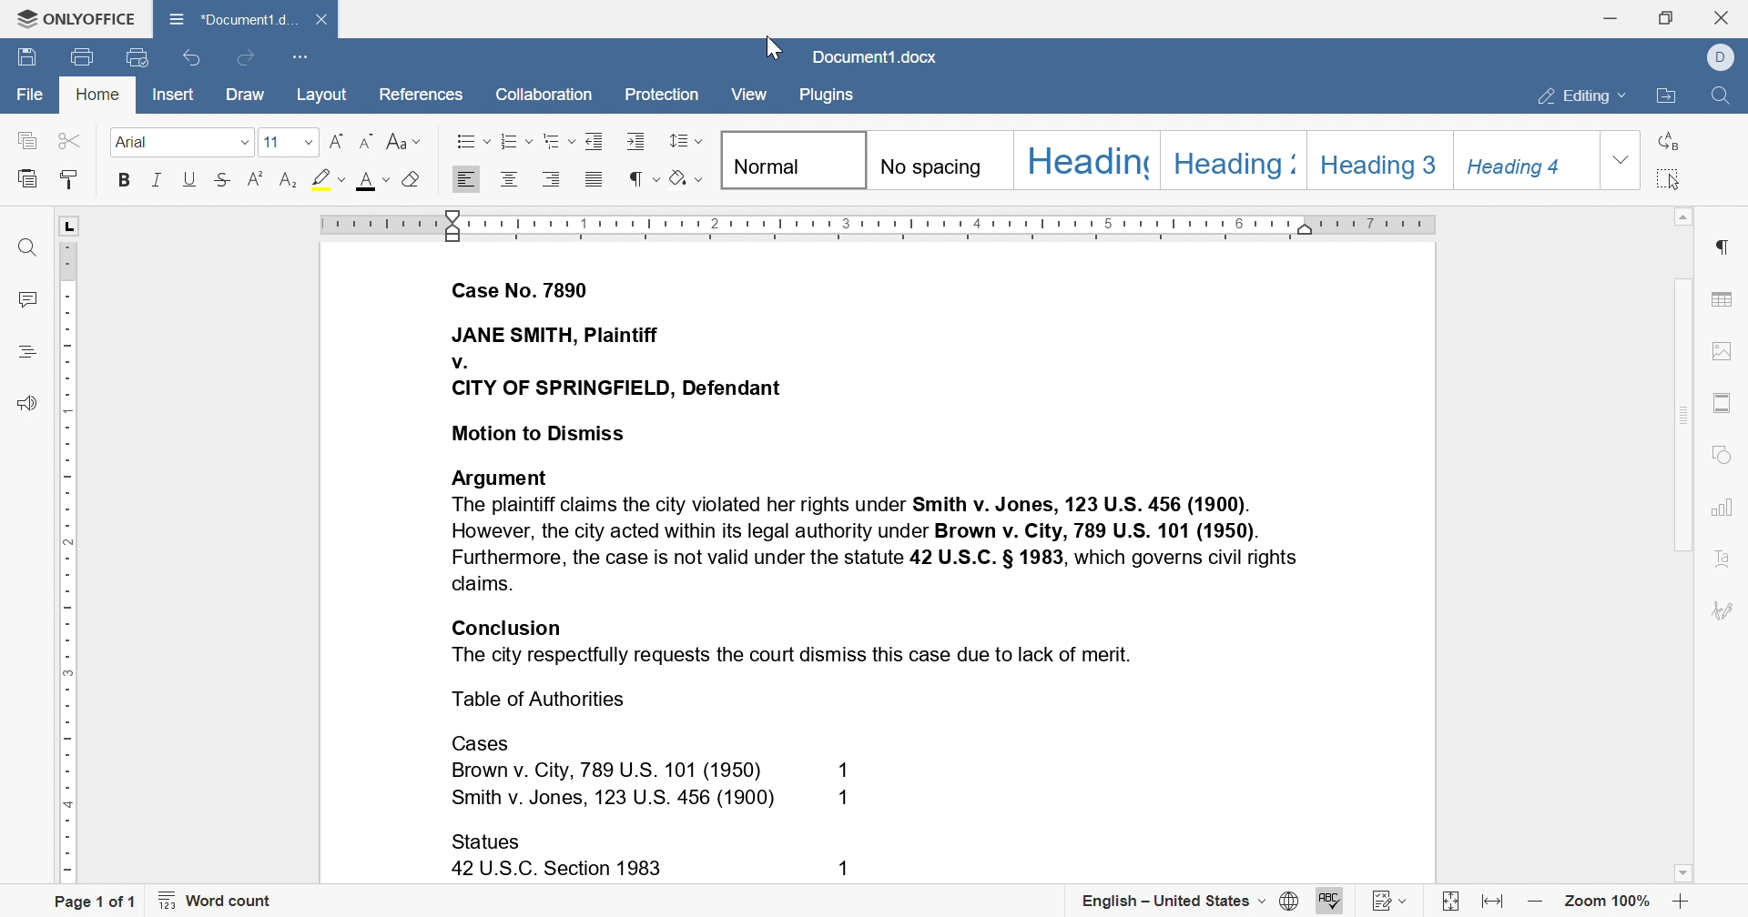 The height and width of the screenshot is (917, 1748). I want to click on increase indent, so click(638, 141).